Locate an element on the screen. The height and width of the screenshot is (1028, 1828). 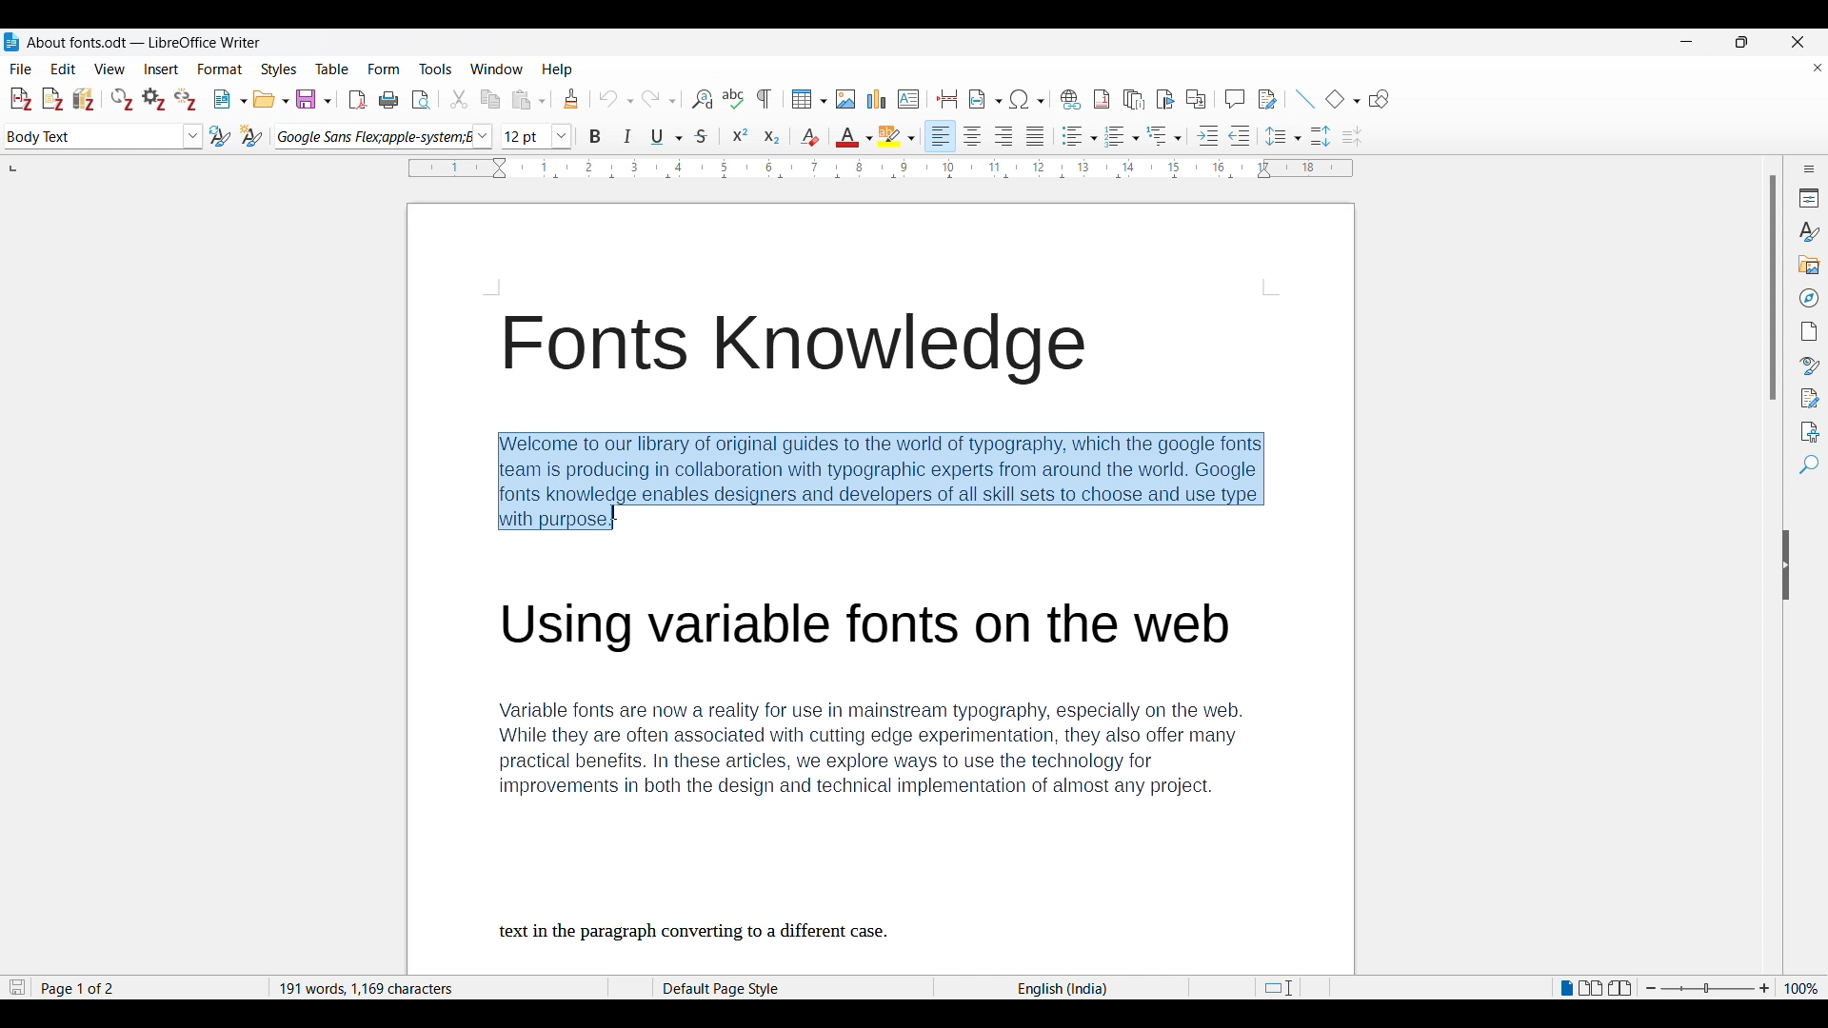
Update selected style is located at coordinates (220, 136).